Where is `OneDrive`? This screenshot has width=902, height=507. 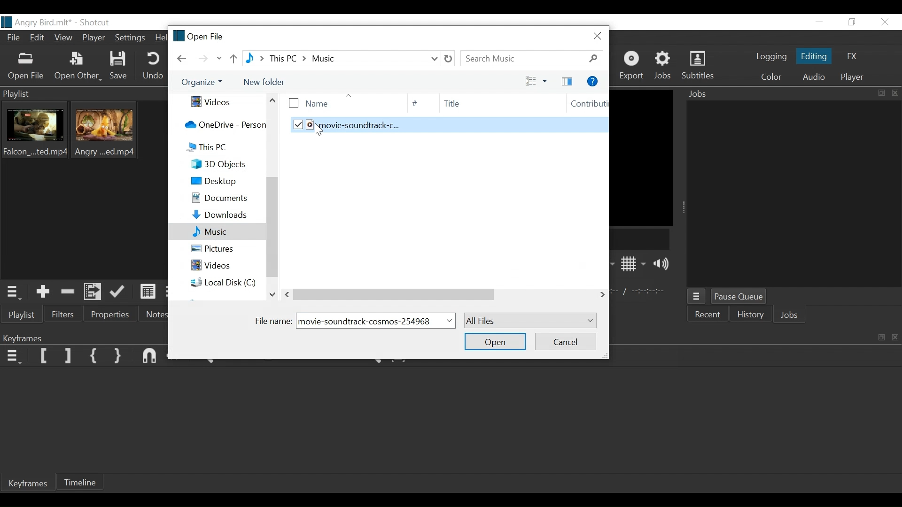
OneDrive is located at coordinates (219, 124).